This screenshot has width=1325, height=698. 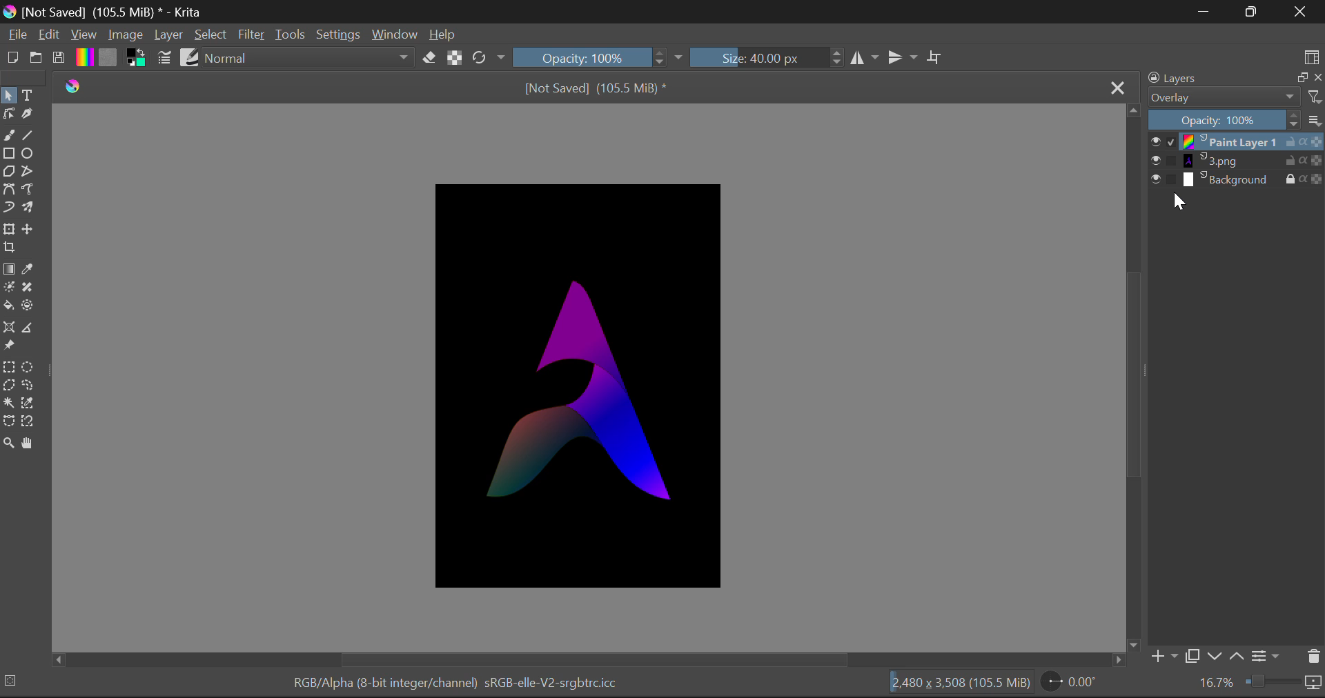 What do you see at coordinates (963, 683) in the screenshot?
I see `12,480 x 3,508 (105.5 MiB)` at bounding box center [963, 683].